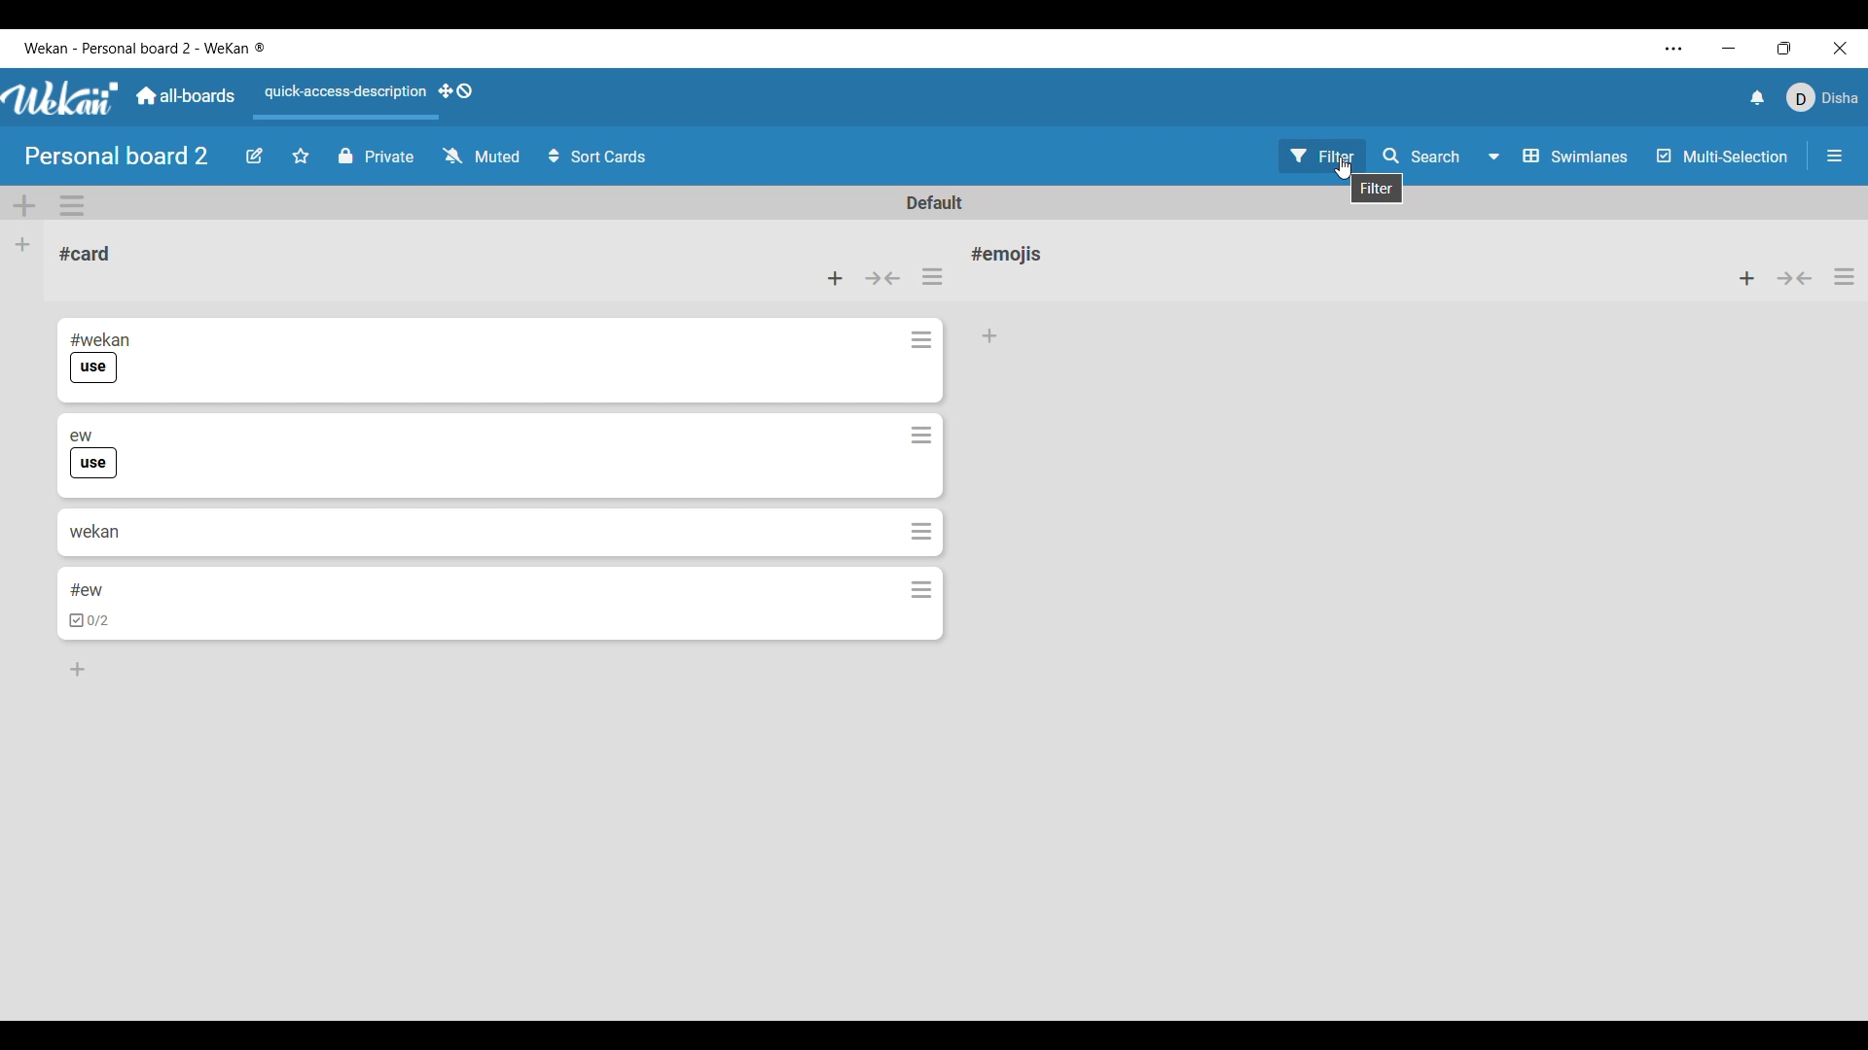 The width and height of the screenshot is (1868, 1050). I want to click on Swimlane actions, so click(72, 205).